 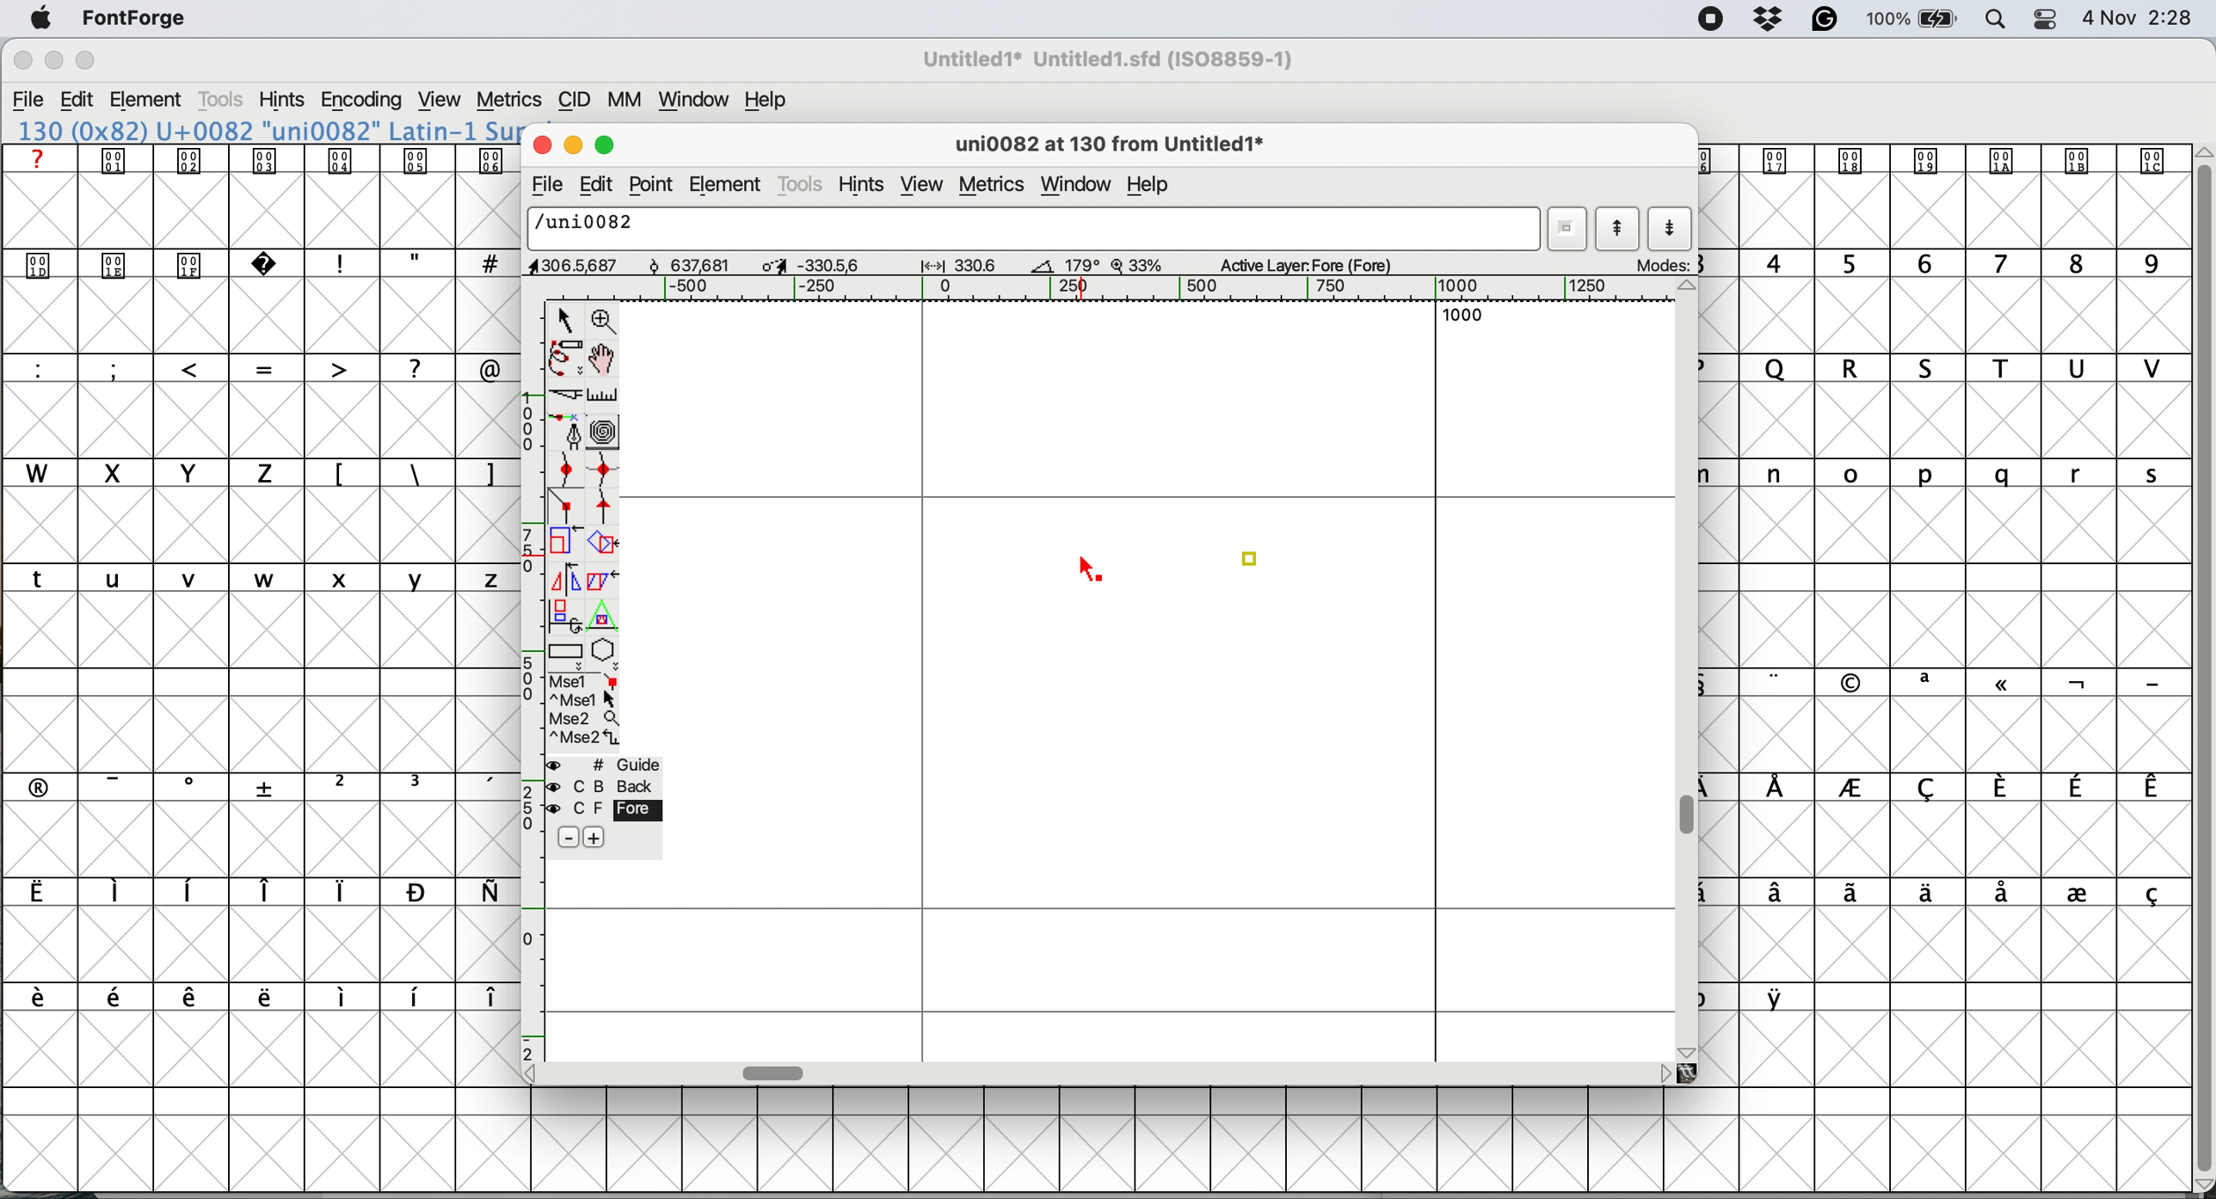 I want to click on edit, so click(x=77, y=100).